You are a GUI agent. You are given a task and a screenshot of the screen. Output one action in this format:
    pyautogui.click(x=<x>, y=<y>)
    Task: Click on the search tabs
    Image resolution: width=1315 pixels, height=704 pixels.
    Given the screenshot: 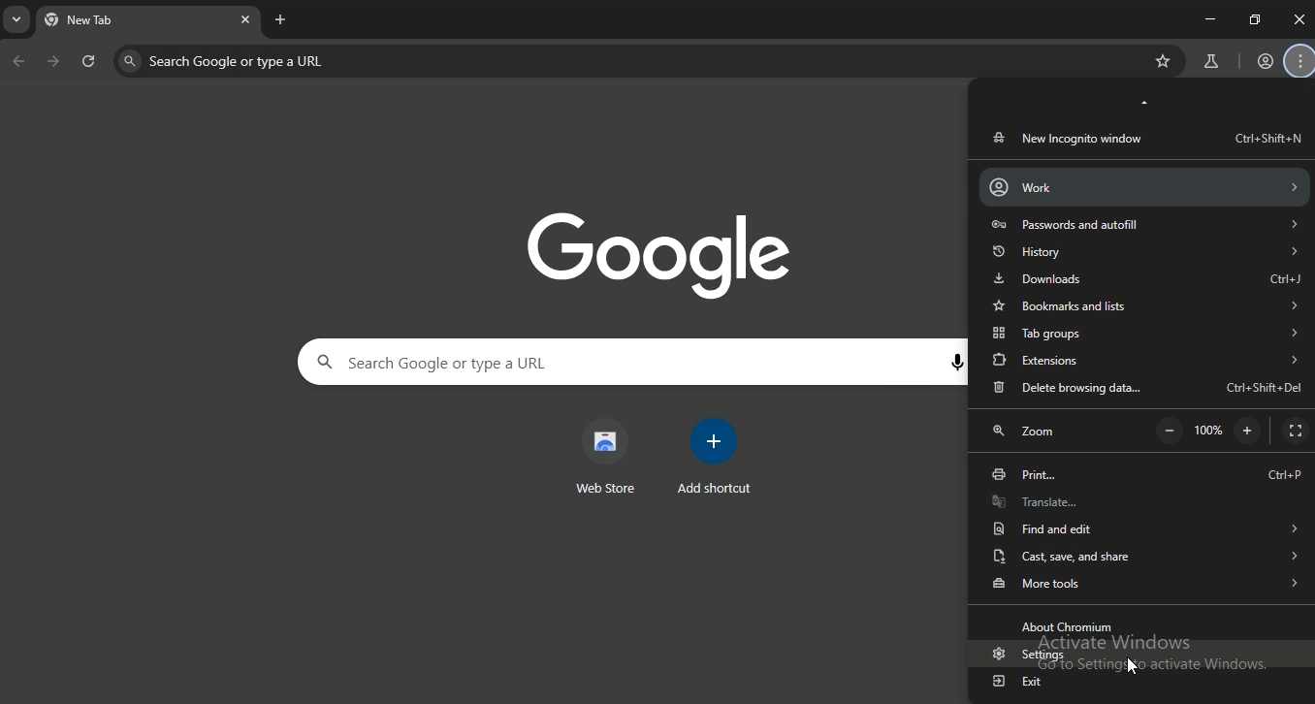 What is the action you would take?
    pyautogui.click(x=18, y=22)
    